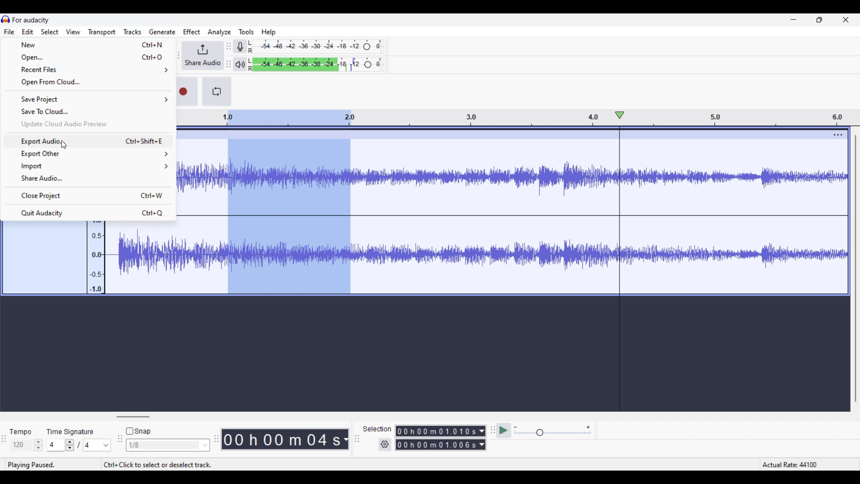  I want to click on Minimize, so click(794, 19).